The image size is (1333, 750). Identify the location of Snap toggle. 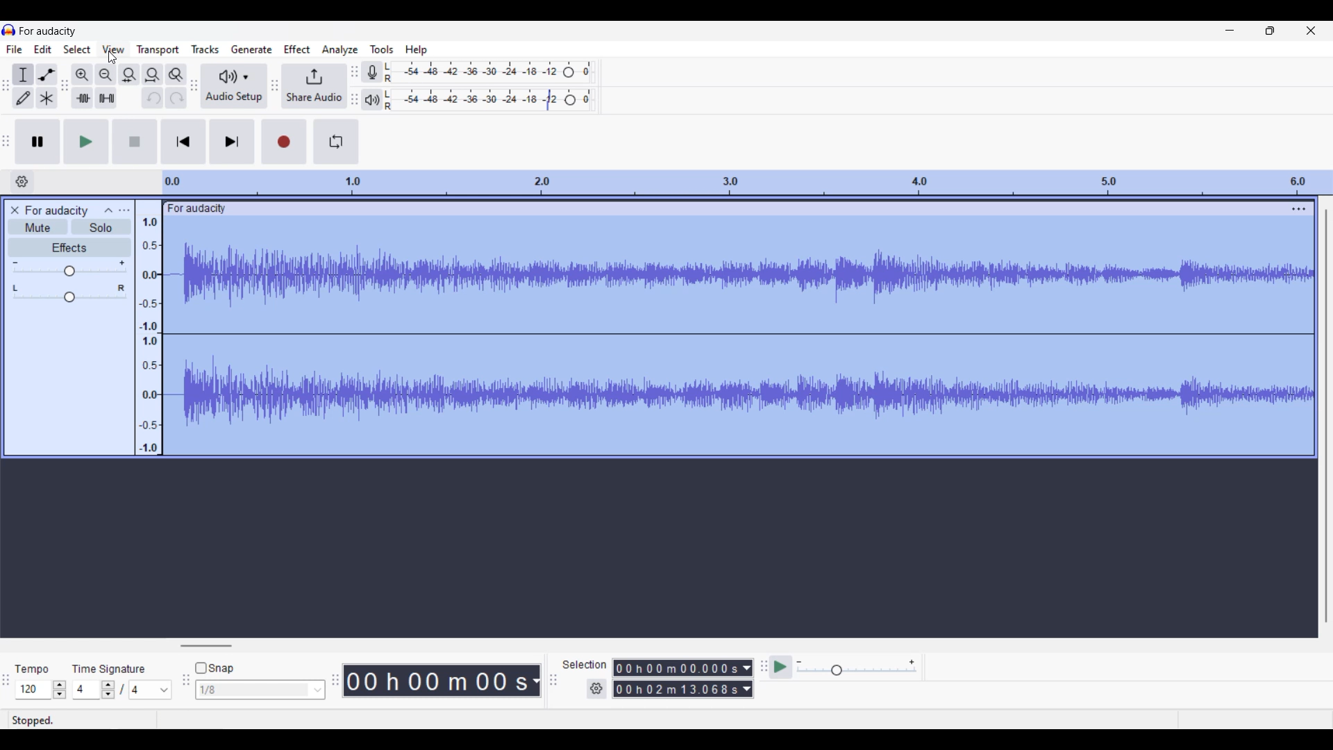
(215, 668).